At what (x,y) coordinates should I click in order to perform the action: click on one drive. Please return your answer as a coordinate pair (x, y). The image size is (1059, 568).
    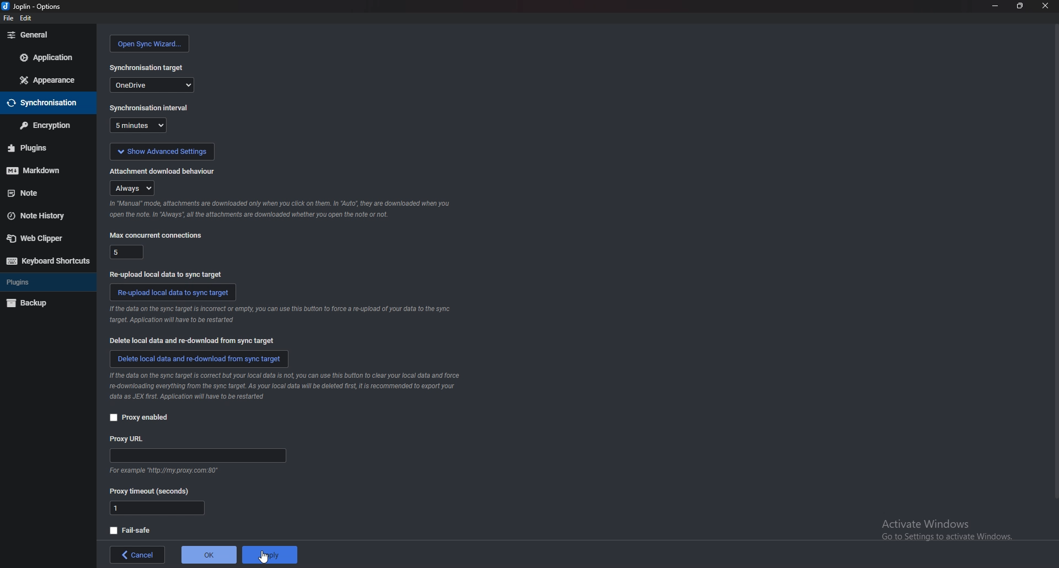
    Looking at the image, I should click on (153, 85).